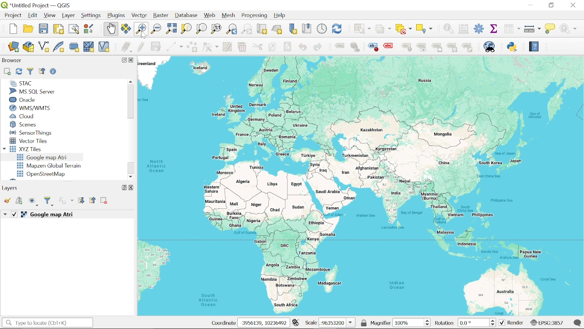 Image resolution: width=584 pixels, height=329 pixels. What do you see at coordinates (104, 48) in the screenshot?
I see `New virtual layer` at bounding box center [104, 48].